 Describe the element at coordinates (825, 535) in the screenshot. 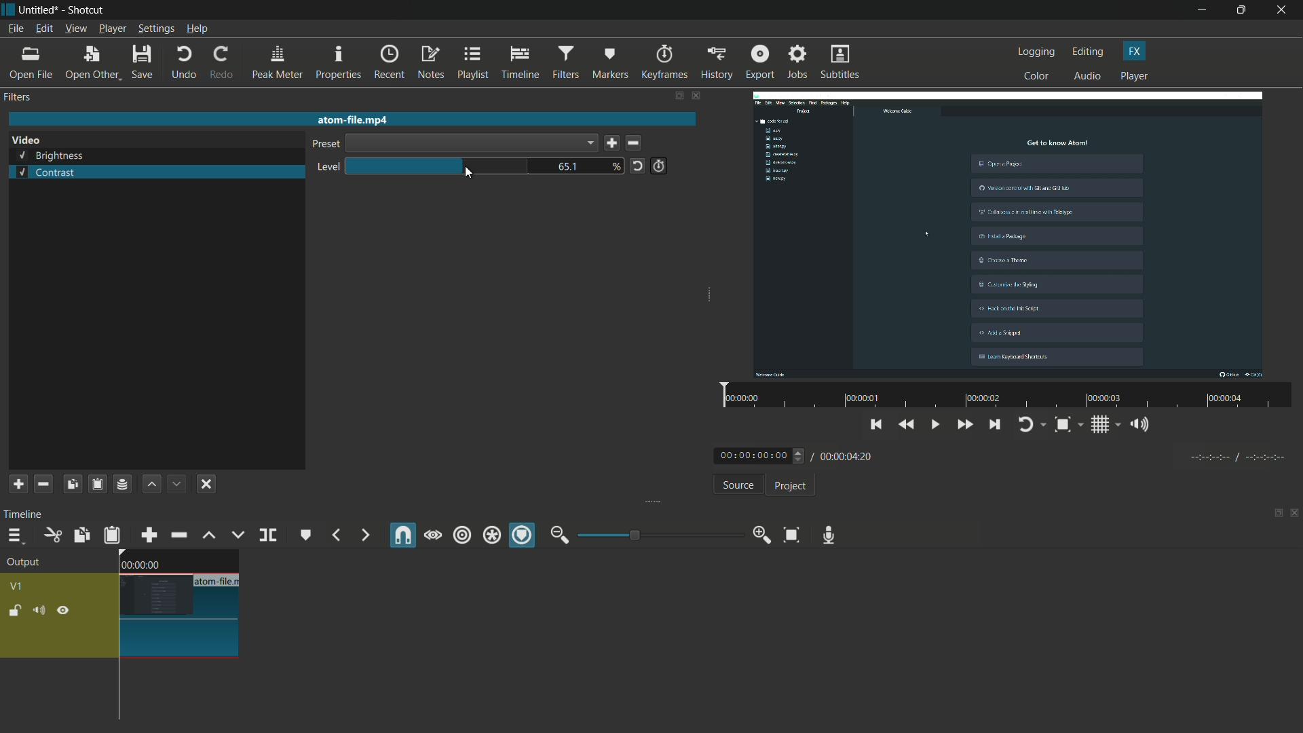

I see `record audio` at that location.